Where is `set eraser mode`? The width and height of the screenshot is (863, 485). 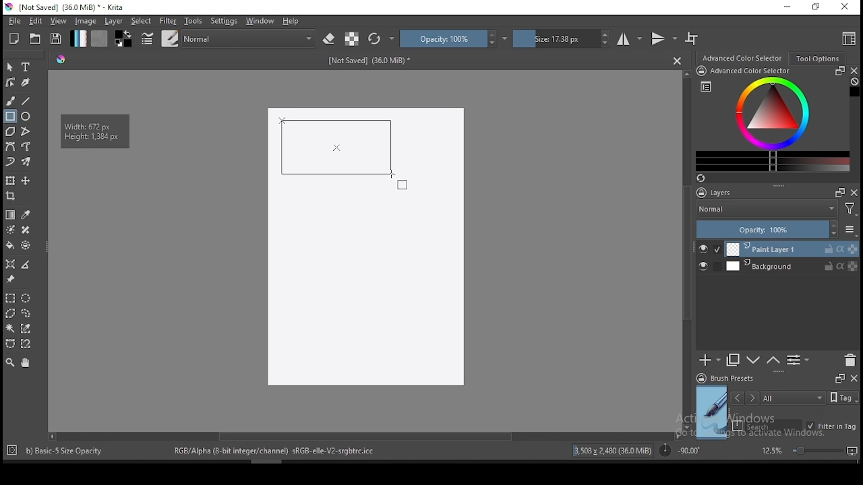
set eraser mode is located at coordinates (330, 39).